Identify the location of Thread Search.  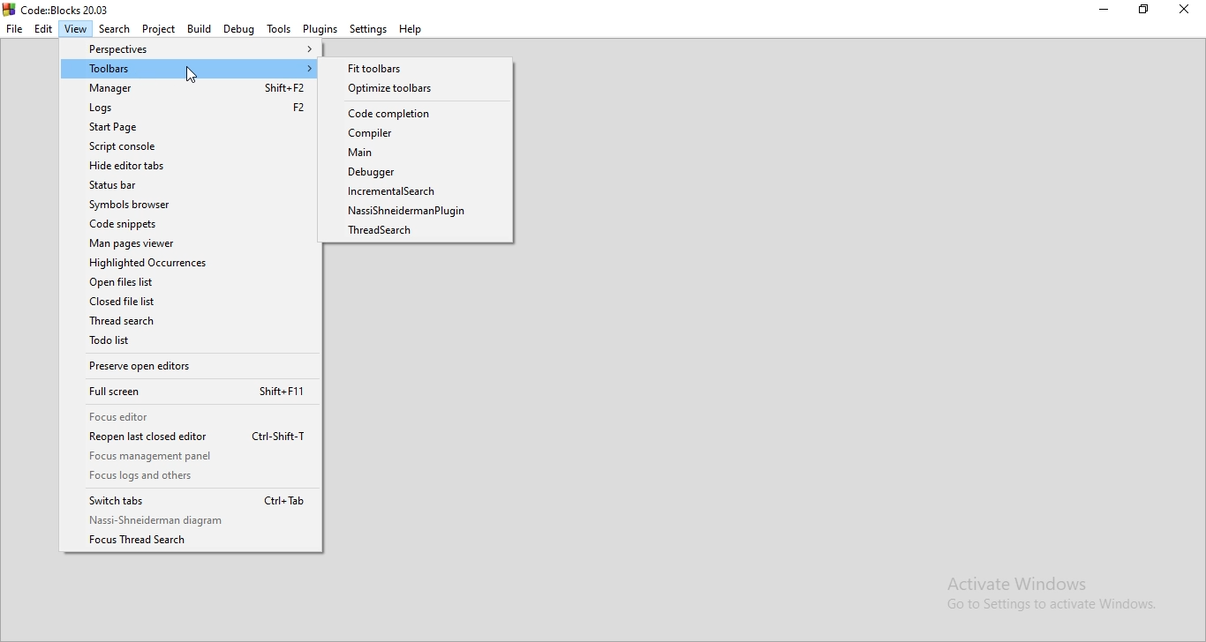
(195, 324).